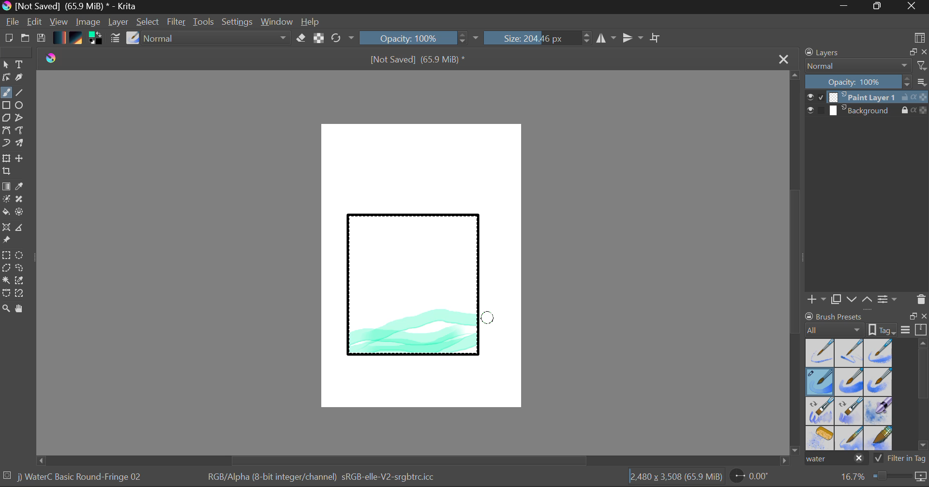 The width and height of the screenshot is (929, 487). Describe the element at coordinates (22, 256) in the screenshot. I see `Elipses Selection tool` at that location.